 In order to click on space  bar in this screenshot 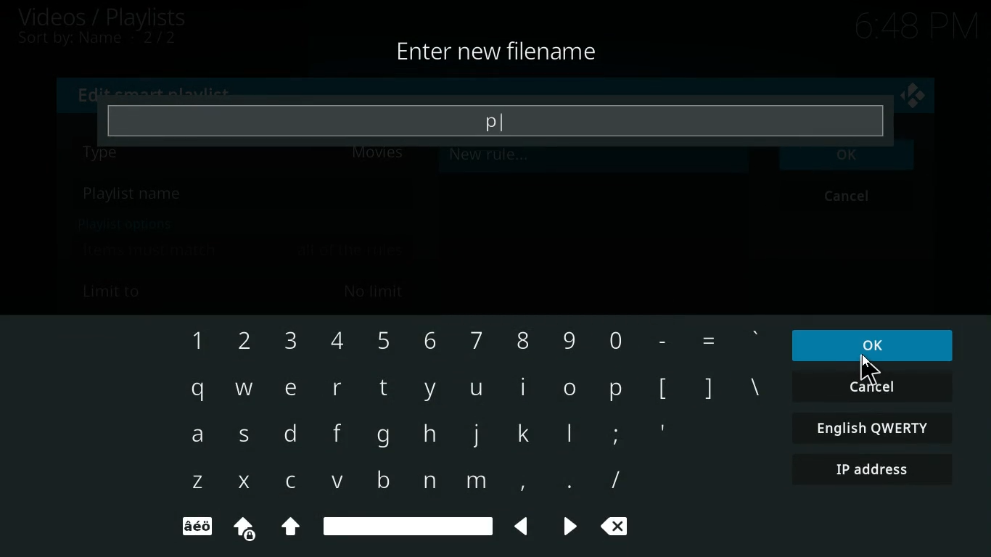, I will do `click(408, 524)`.